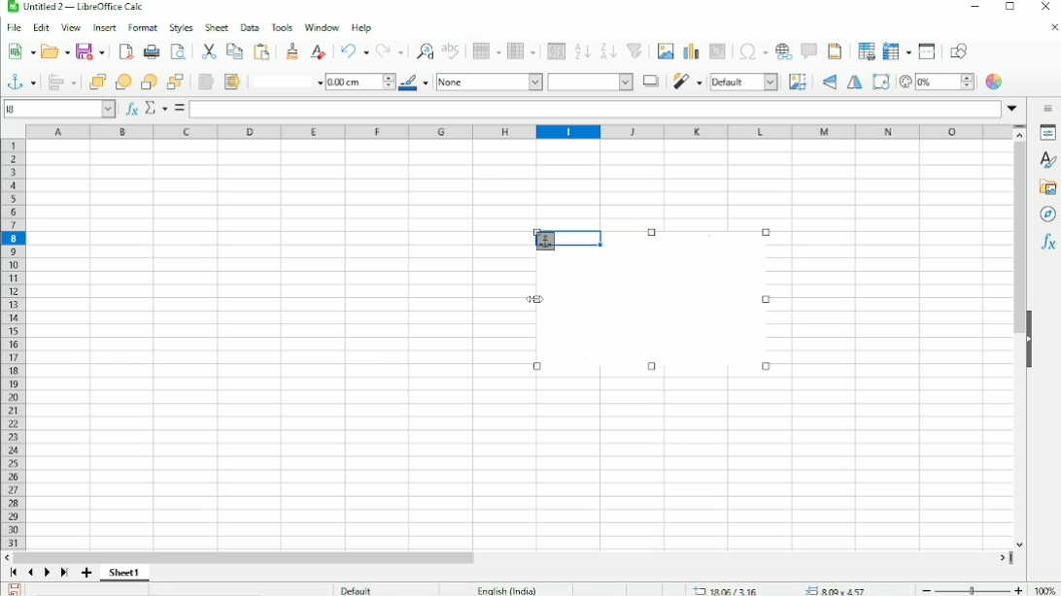 This screenshot has height=596, width=1061. I want to click on Crop image, so click(798, 82).